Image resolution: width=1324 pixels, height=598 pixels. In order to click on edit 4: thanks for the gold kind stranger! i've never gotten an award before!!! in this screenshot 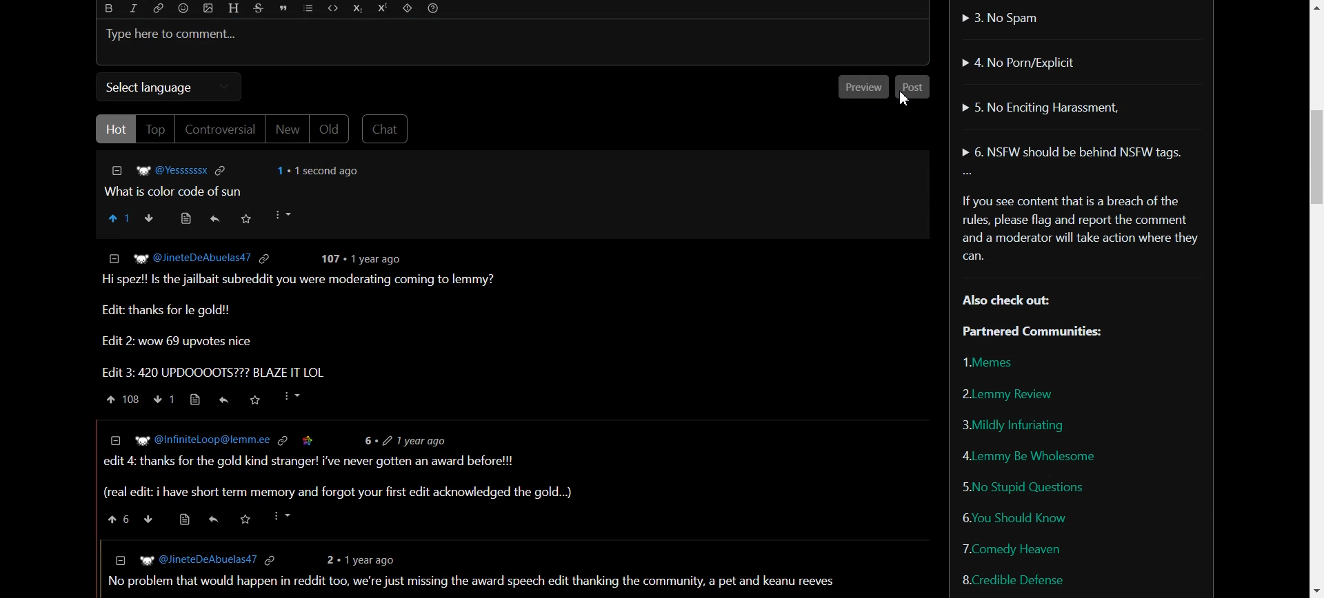, I will do `click(313, 462)`.